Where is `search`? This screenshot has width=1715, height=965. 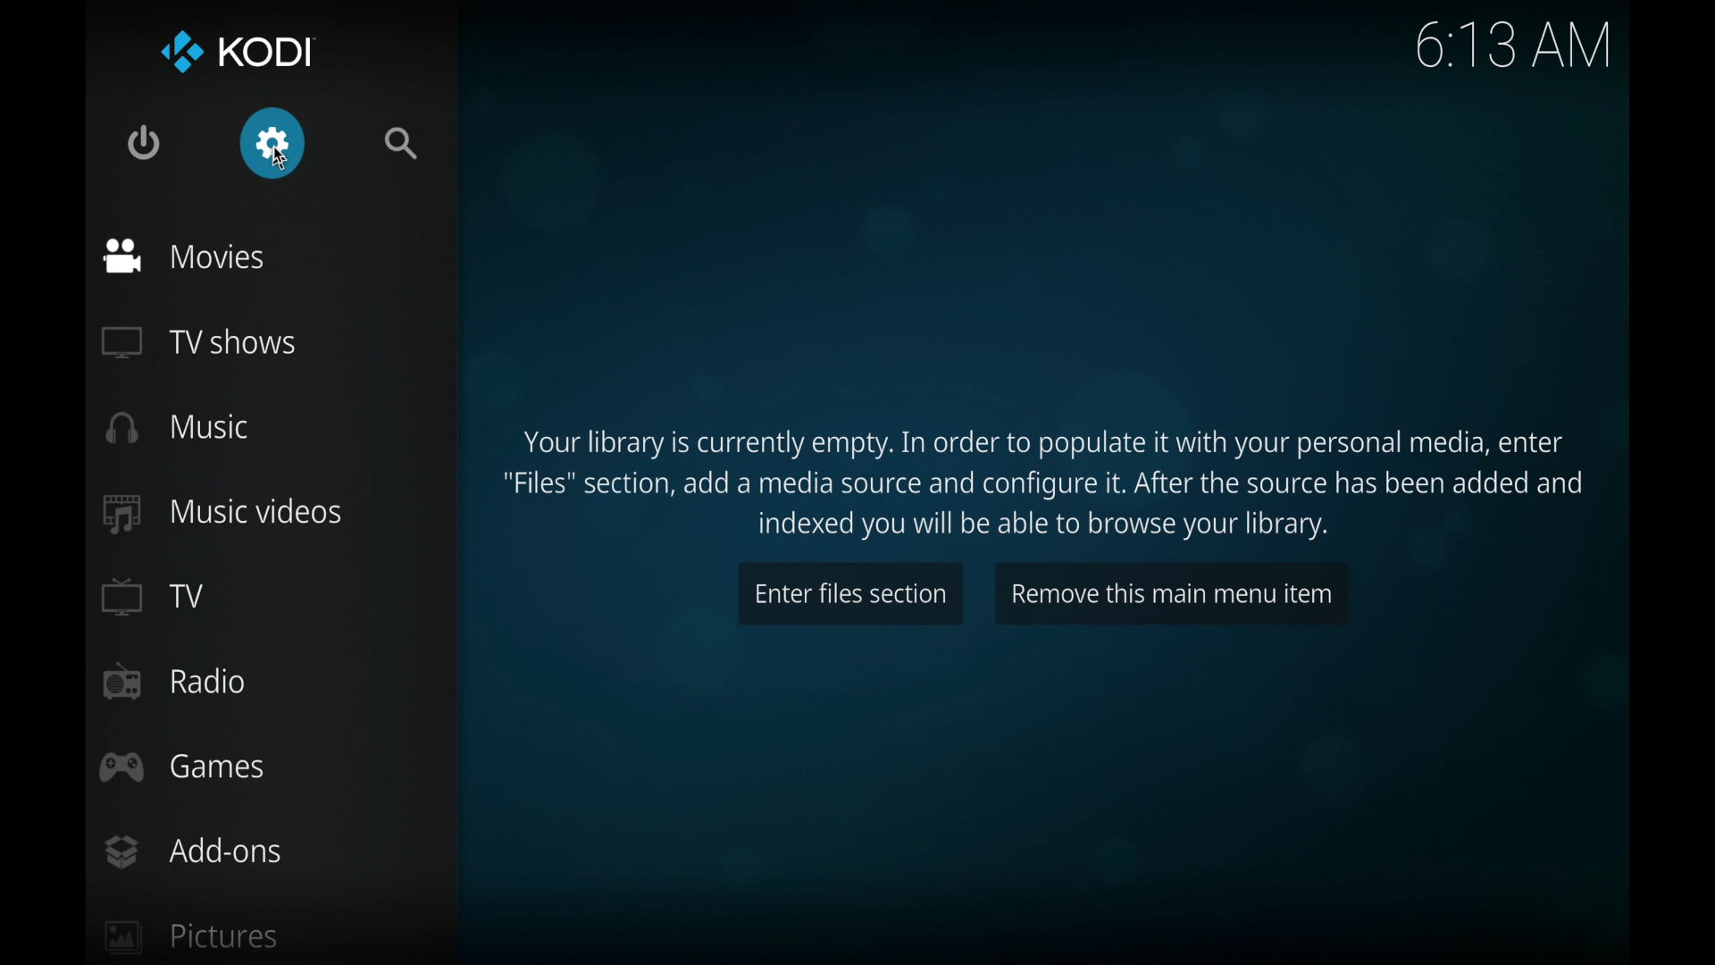 search is located at coordinates (401, 143).